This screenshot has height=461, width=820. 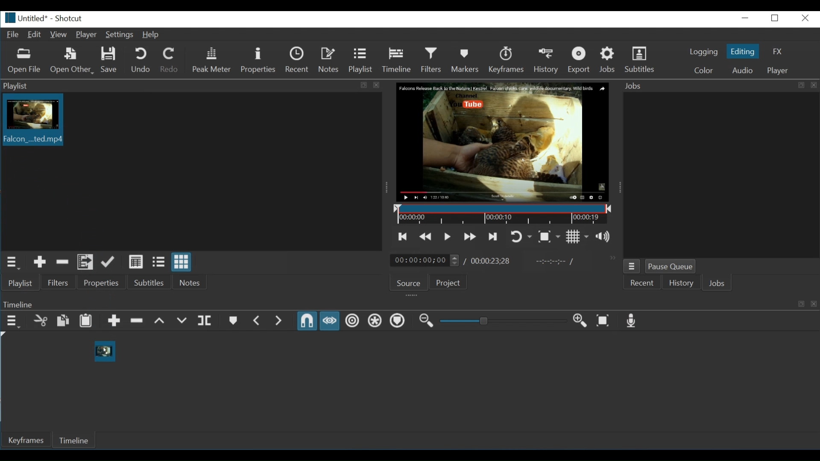 What do you see at coordinates (352, 321) in the screenshot?
I see `Ripple` at bounding box center [352, 321].